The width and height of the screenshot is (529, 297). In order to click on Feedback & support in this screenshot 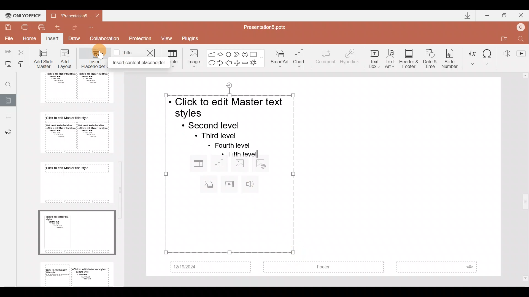, I will do `click(8, 132)`.